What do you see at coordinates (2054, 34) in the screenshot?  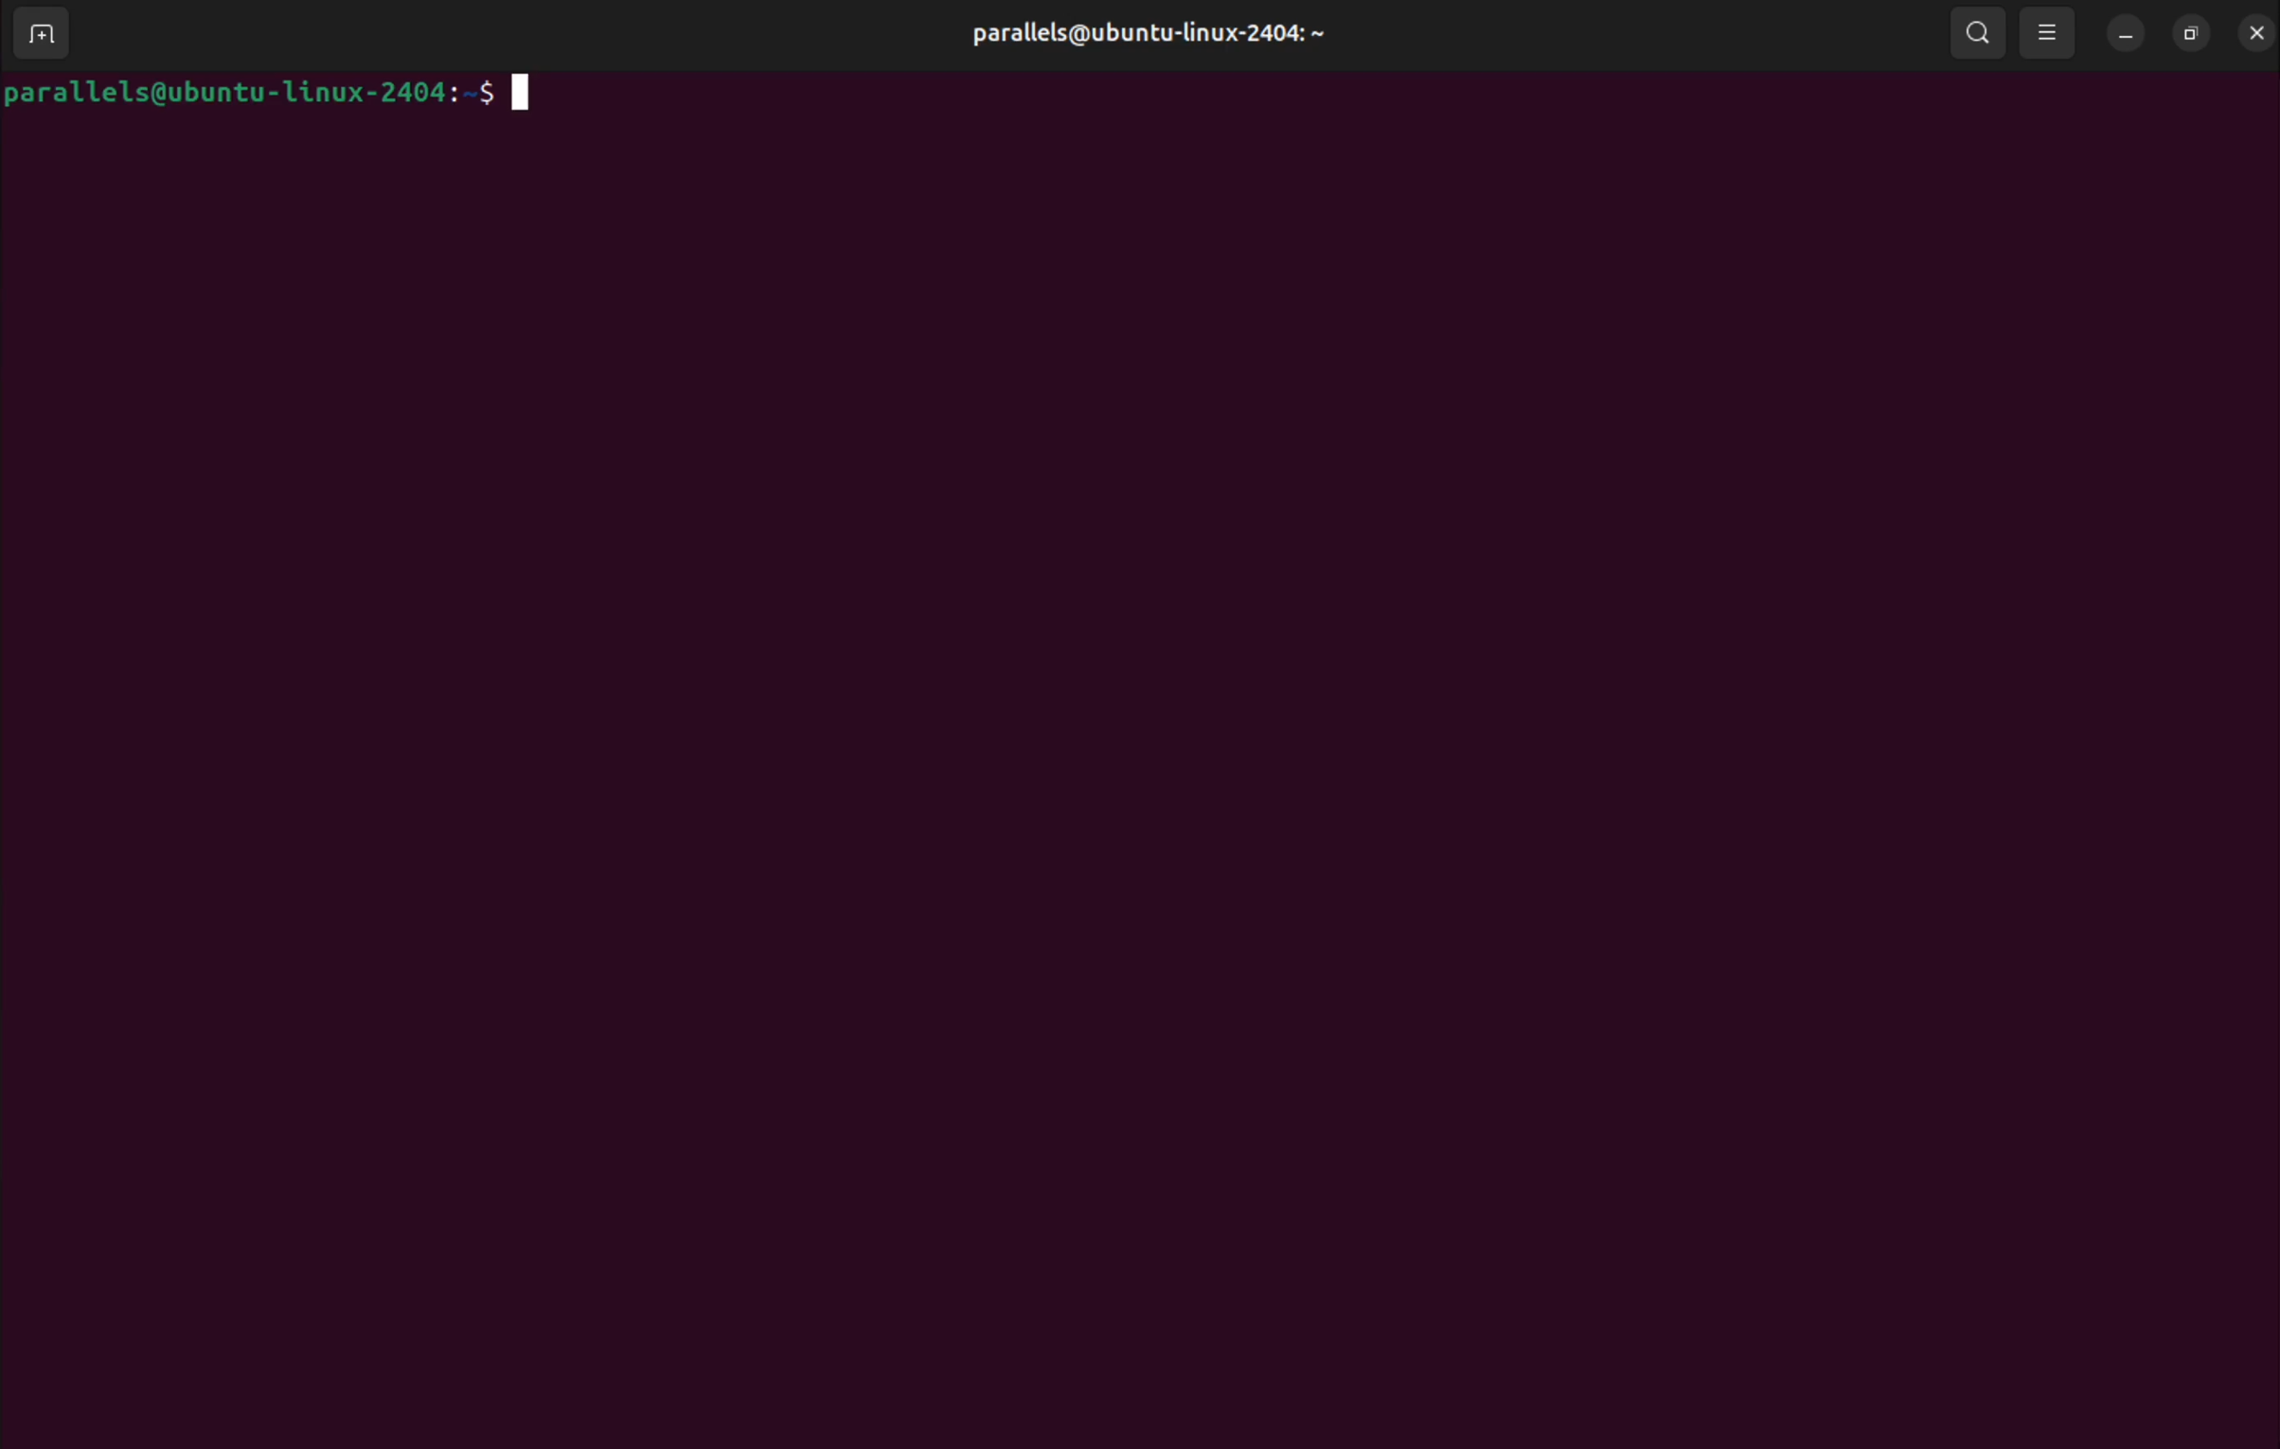 I see `view options` at bounding box center [2054, 34].